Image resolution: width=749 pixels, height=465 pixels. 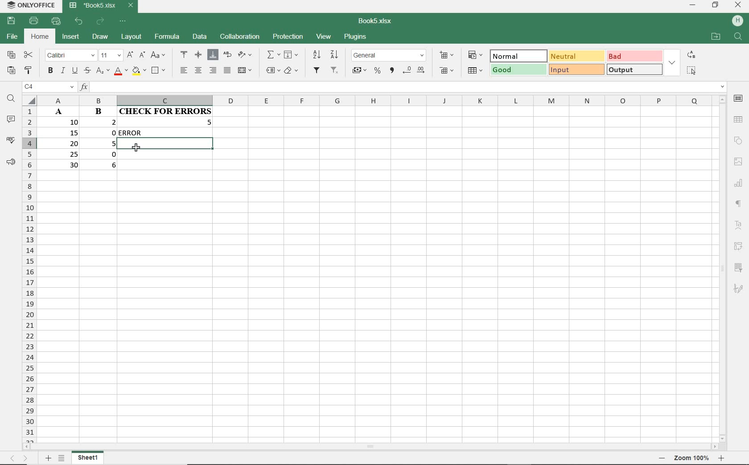 What do you see at coordinates (20, 458) in the screenshot?
I see `` at bounding box center [20, 458].